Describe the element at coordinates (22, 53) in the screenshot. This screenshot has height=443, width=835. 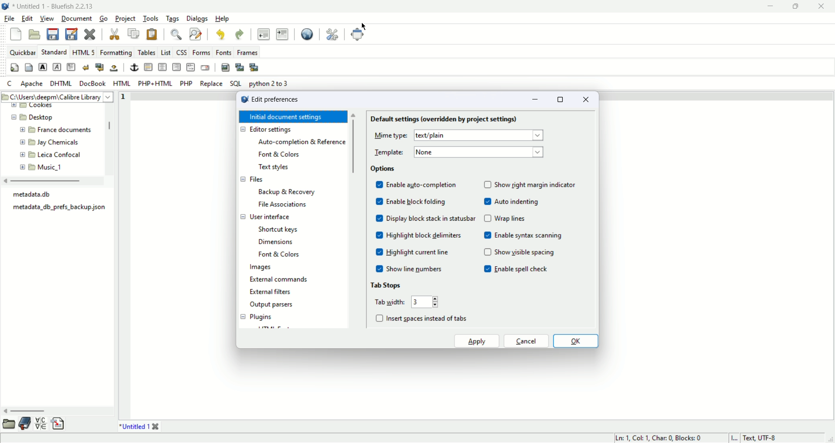
I see `quickbar` at that location.